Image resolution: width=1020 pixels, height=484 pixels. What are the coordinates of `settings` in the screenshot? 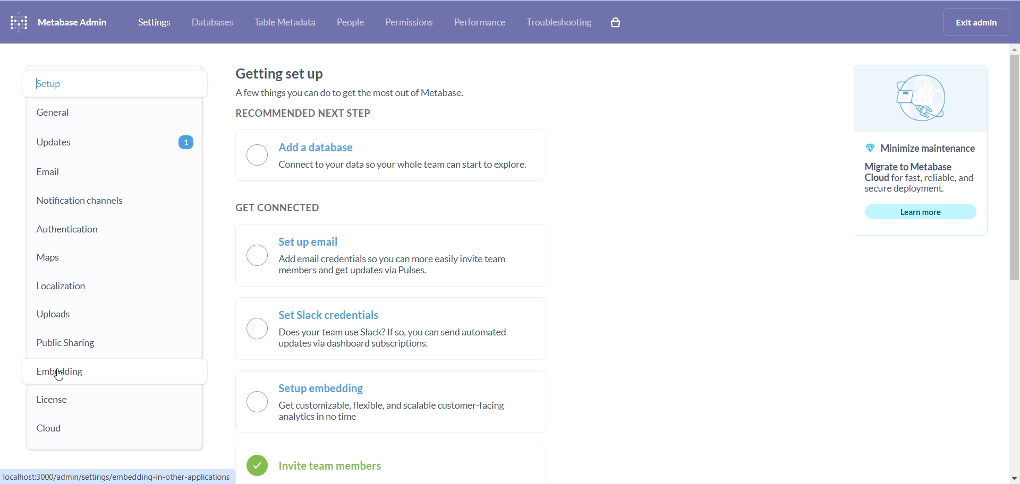 It's located at (152, 22).